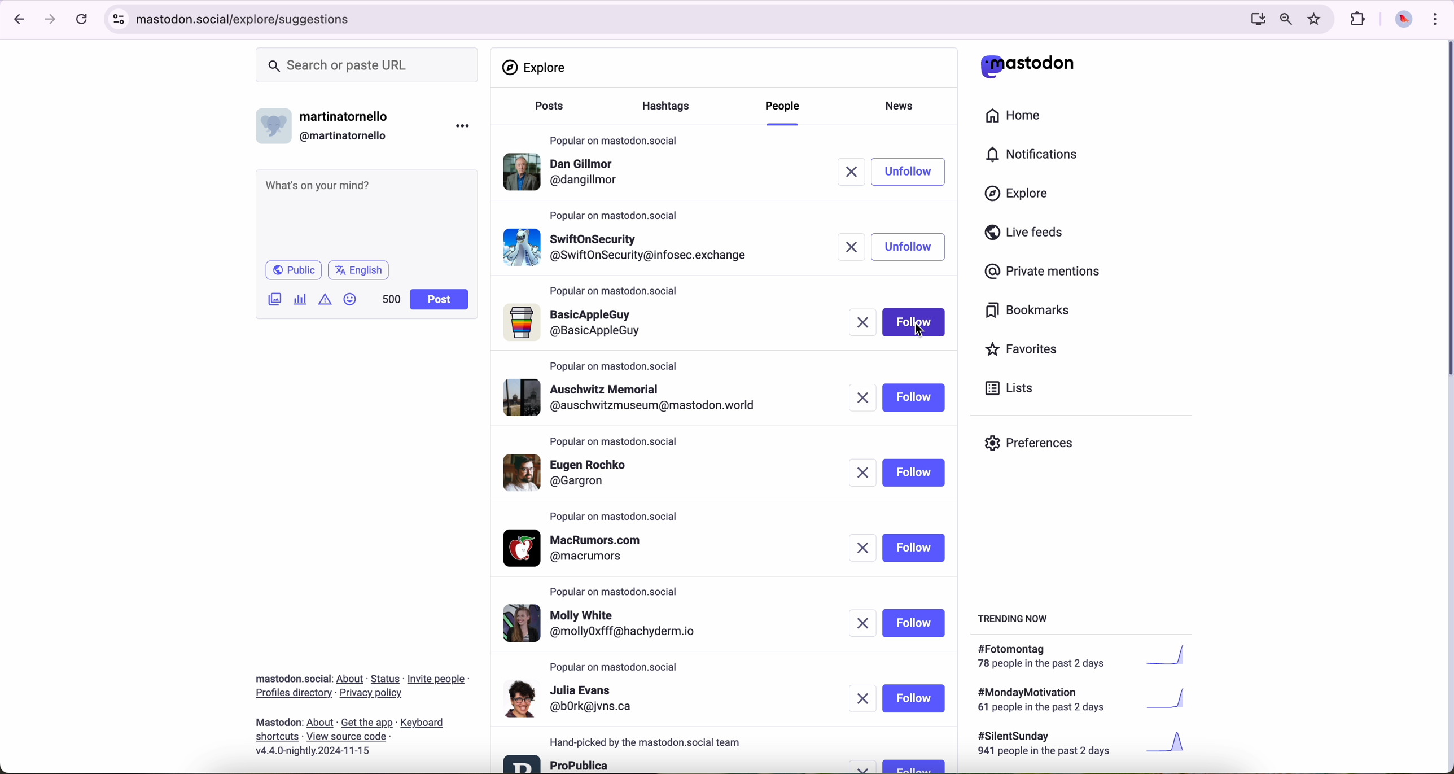  I want to click on click on people, so click(785, 108).